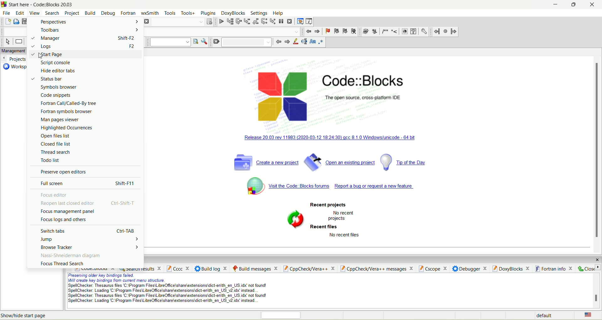 The image size is (602, 320). What do you see at coordinates (48, 79) in the screenshot?
I see `status bar` at bounding box center [48, 79].